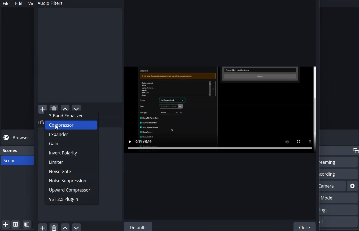 The height and width of the screenshot is (231, 359). Describe the element at coordinates (42, 108) in the screenshot. I see `Add Filter` at that location.